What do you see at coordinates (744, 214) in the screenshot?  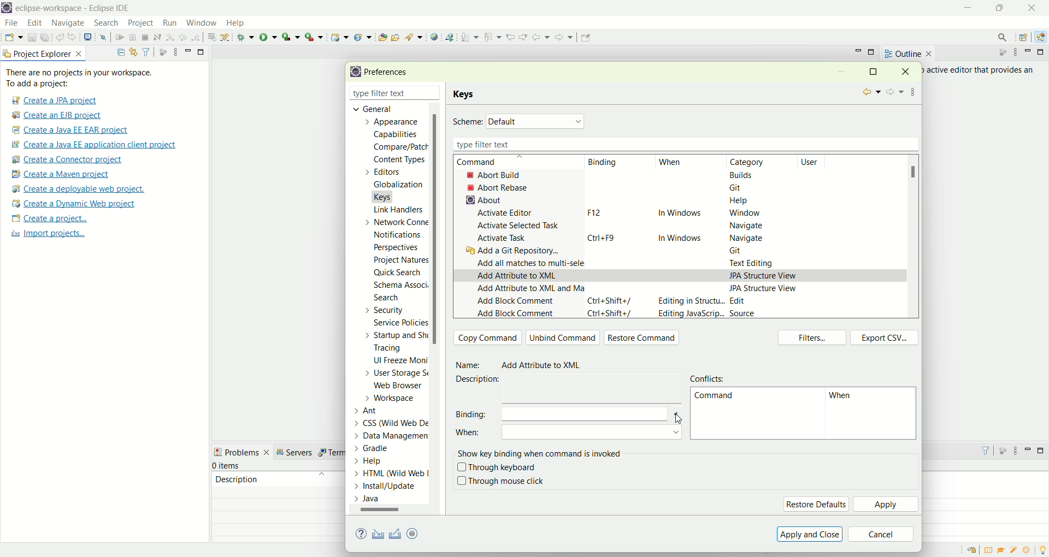 I see `window` at bounding box center [744, 214].